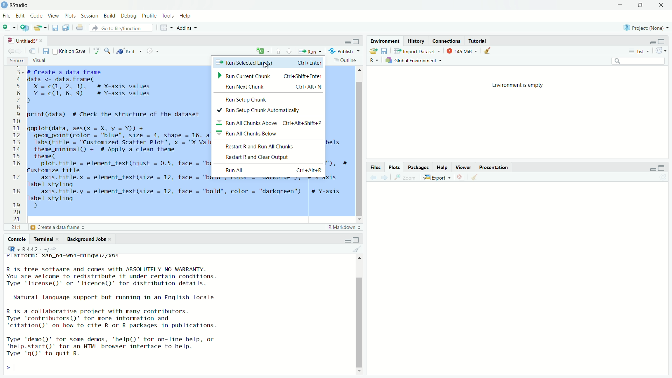  Describe the element at coordinates (36, 16) in the screenshot. I see `Code` at that location.